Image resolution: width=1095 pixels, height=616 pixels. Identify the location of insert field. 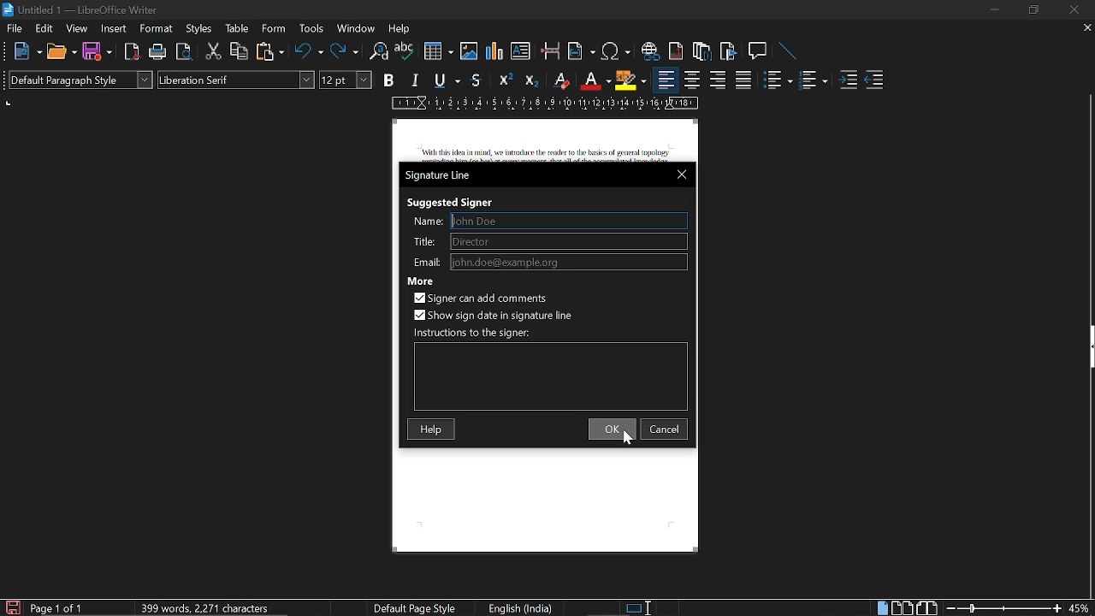
(582, 50).